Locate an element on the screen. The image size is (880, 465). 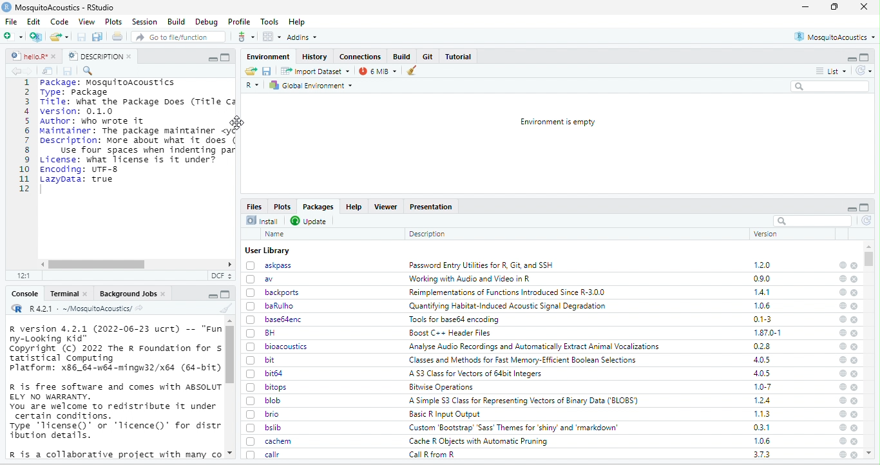
find is located at coordinates (90, 71).